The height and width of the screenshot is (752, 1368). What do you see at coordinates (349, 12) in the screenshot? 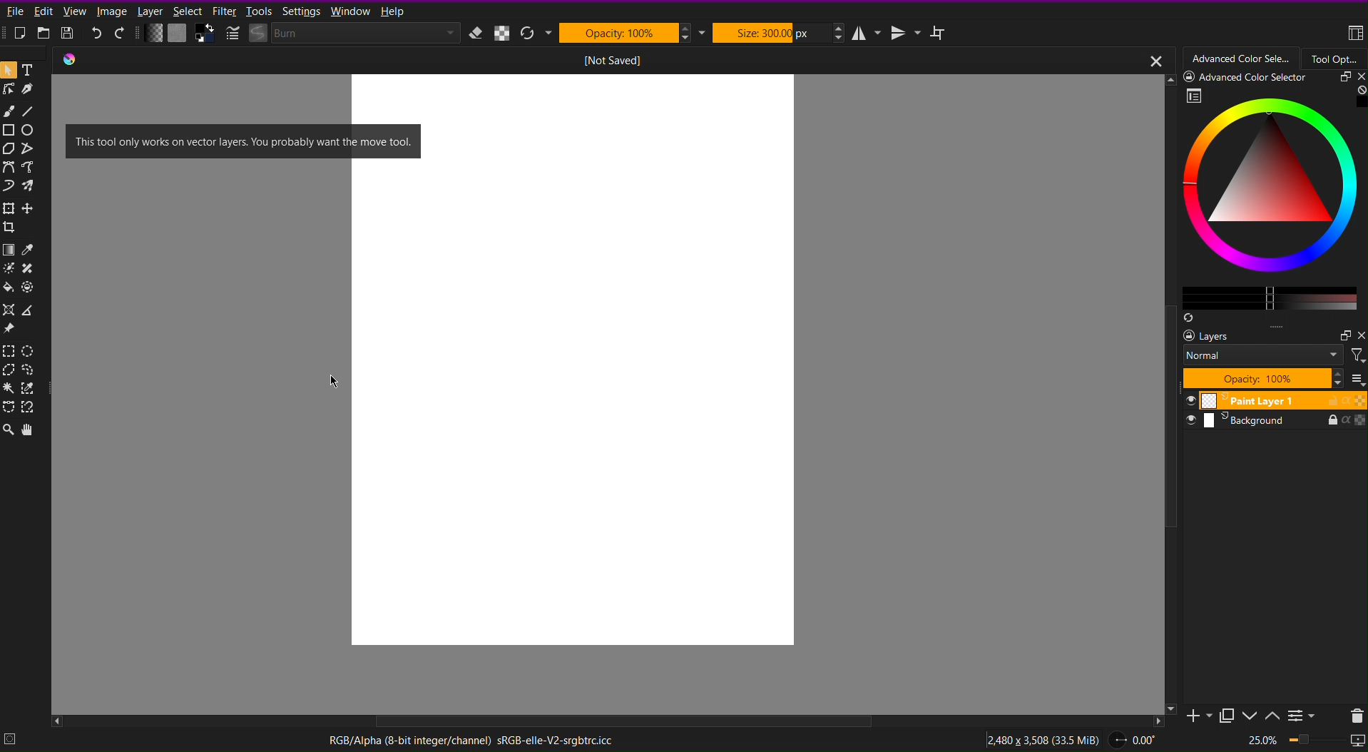
I see `Window` at bounding box center [349, 12].